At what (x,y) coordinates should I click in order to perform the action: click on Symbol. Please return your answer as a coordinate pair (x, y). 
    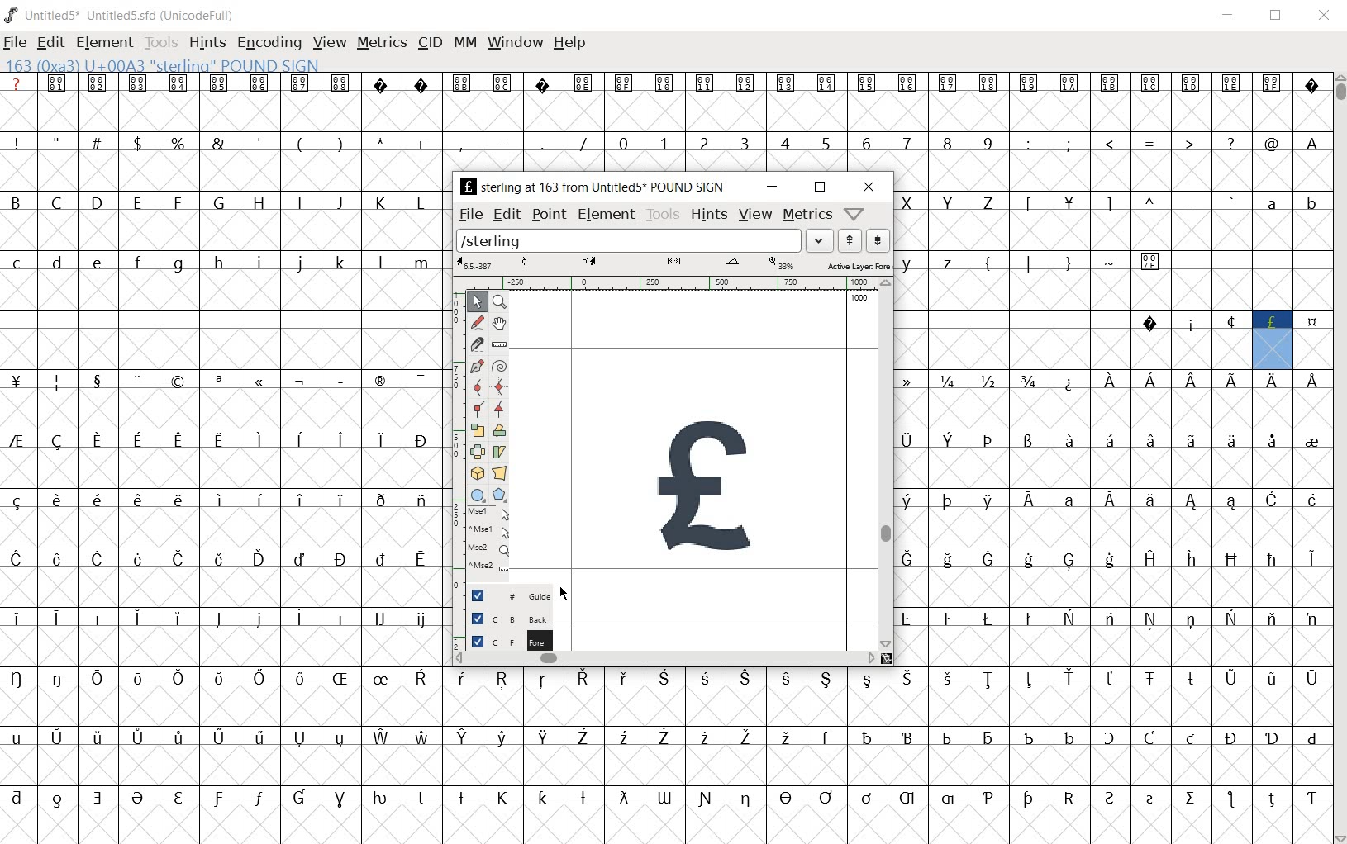
    Looking at the image, I should click on (1192, 502).